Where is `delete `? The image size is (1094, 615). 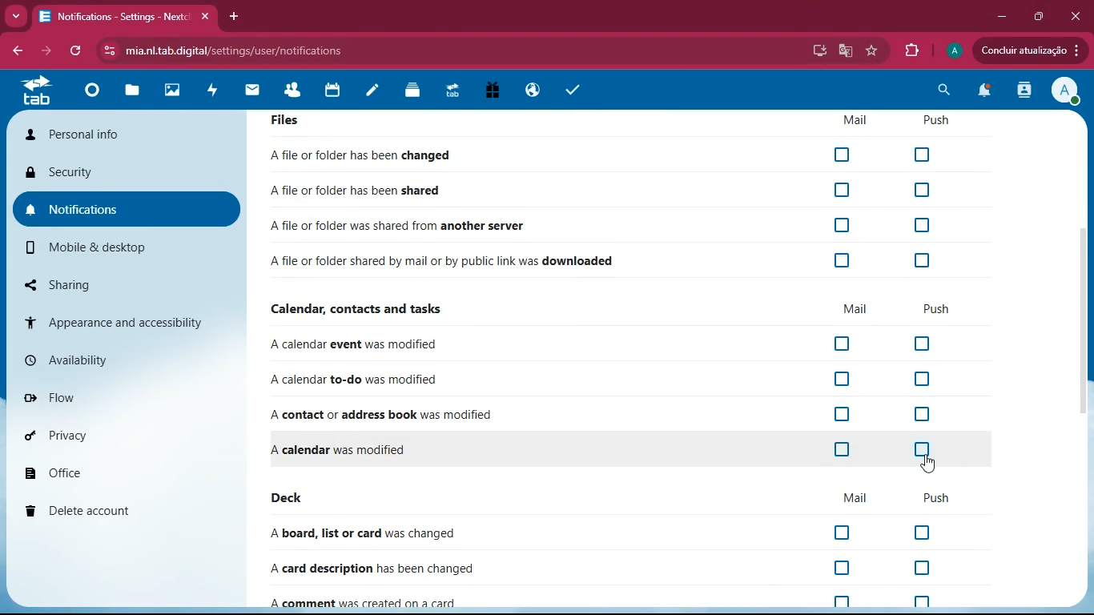
delete  is located at coordinates (110, 506).